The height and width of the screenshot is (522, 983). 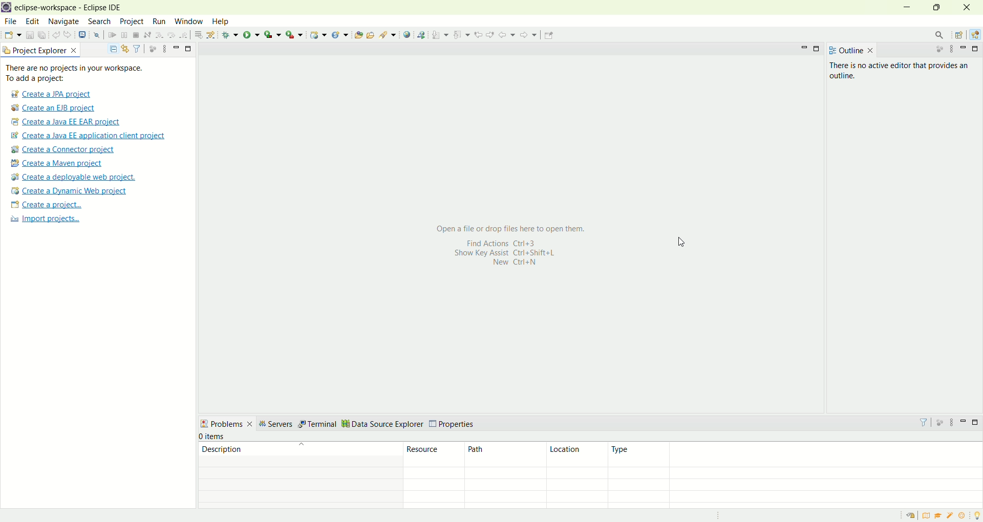 What do you see at coordinates (147, 34) in the screenshot?
I see `disconnect` at bounding box center [147, 34].